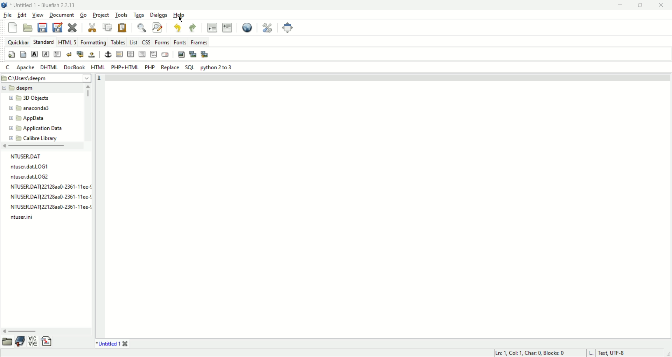 The image size is (672, 357). What do you see at coordinates (131, 54) in the screenshot?
I see `center` at bounding box center [131, 54].